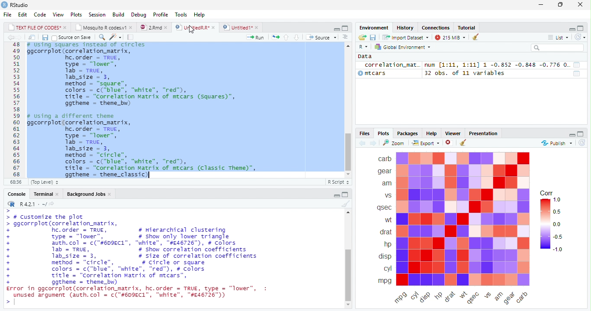 Image resolution: width=591 pixels, height=311 pixels. I want to click on 32 obs. of 11 variables, so click(467, 74).